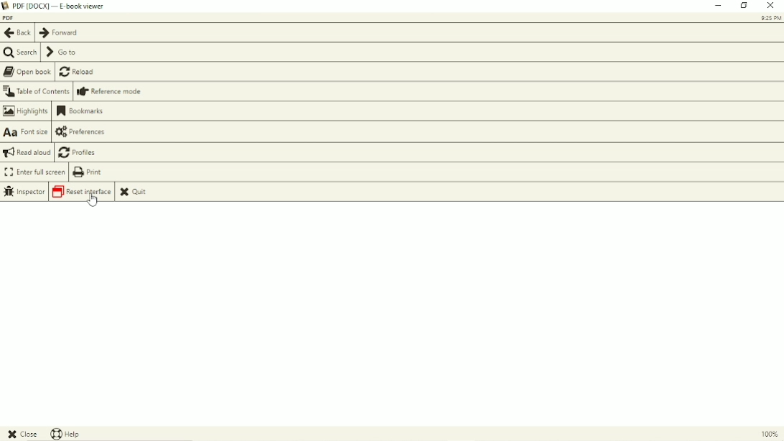  I want to click on Close, so click(771, 6).